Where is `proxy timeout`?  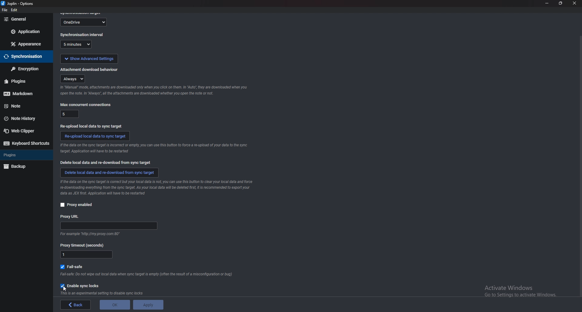 proxy timeout is located at coordinates (85, 245).